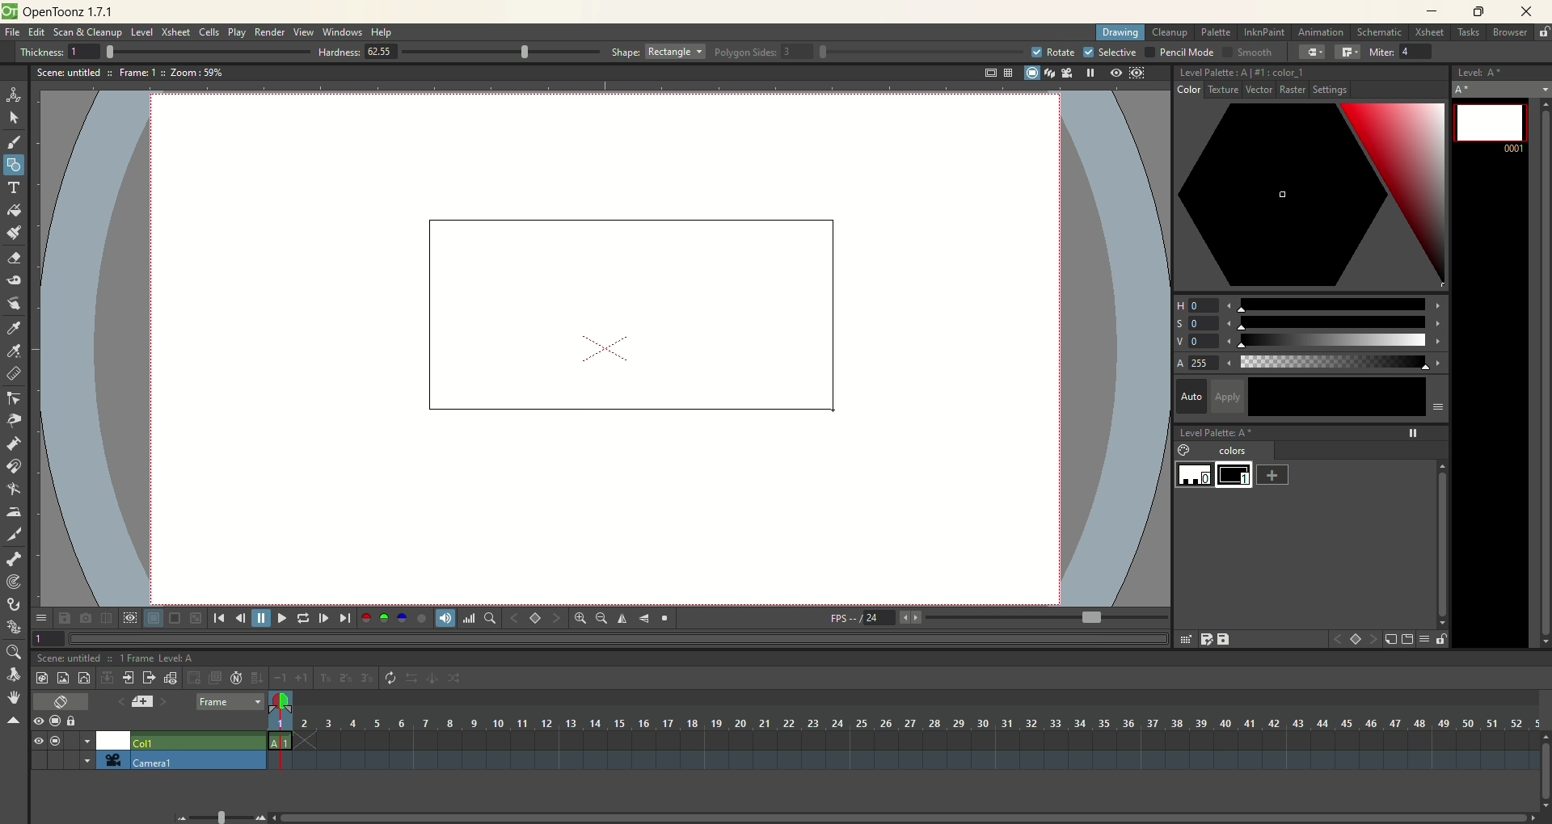 The width and height of the screenshot is (1552, 824). I want to click on auto input cell number, so click(237, 678).